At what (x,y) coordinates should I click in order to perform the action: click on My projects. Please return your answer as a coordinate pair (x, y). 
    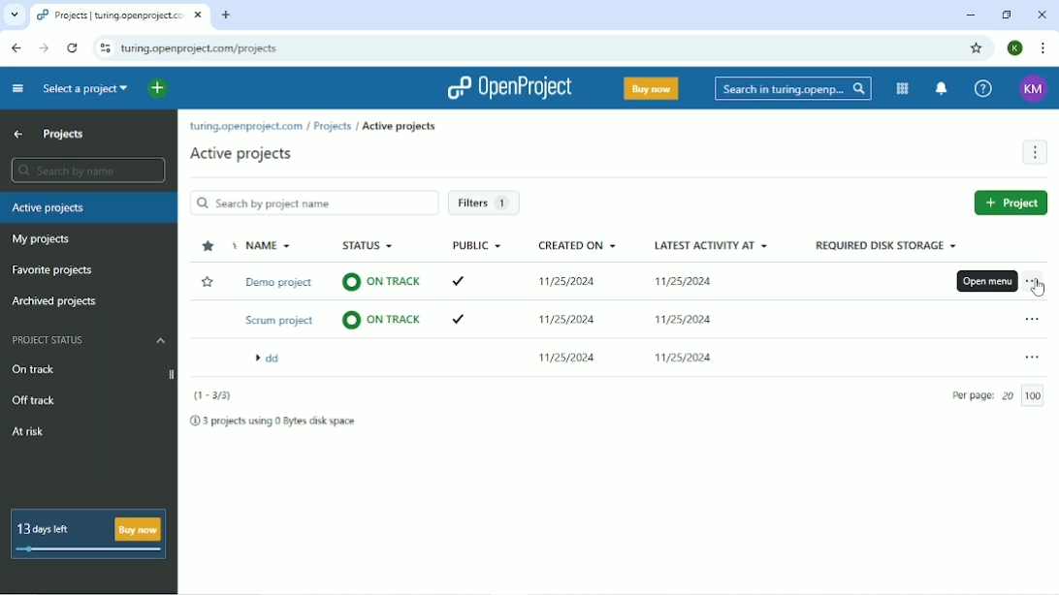
    Looking at the image, I should click on (43, 240).